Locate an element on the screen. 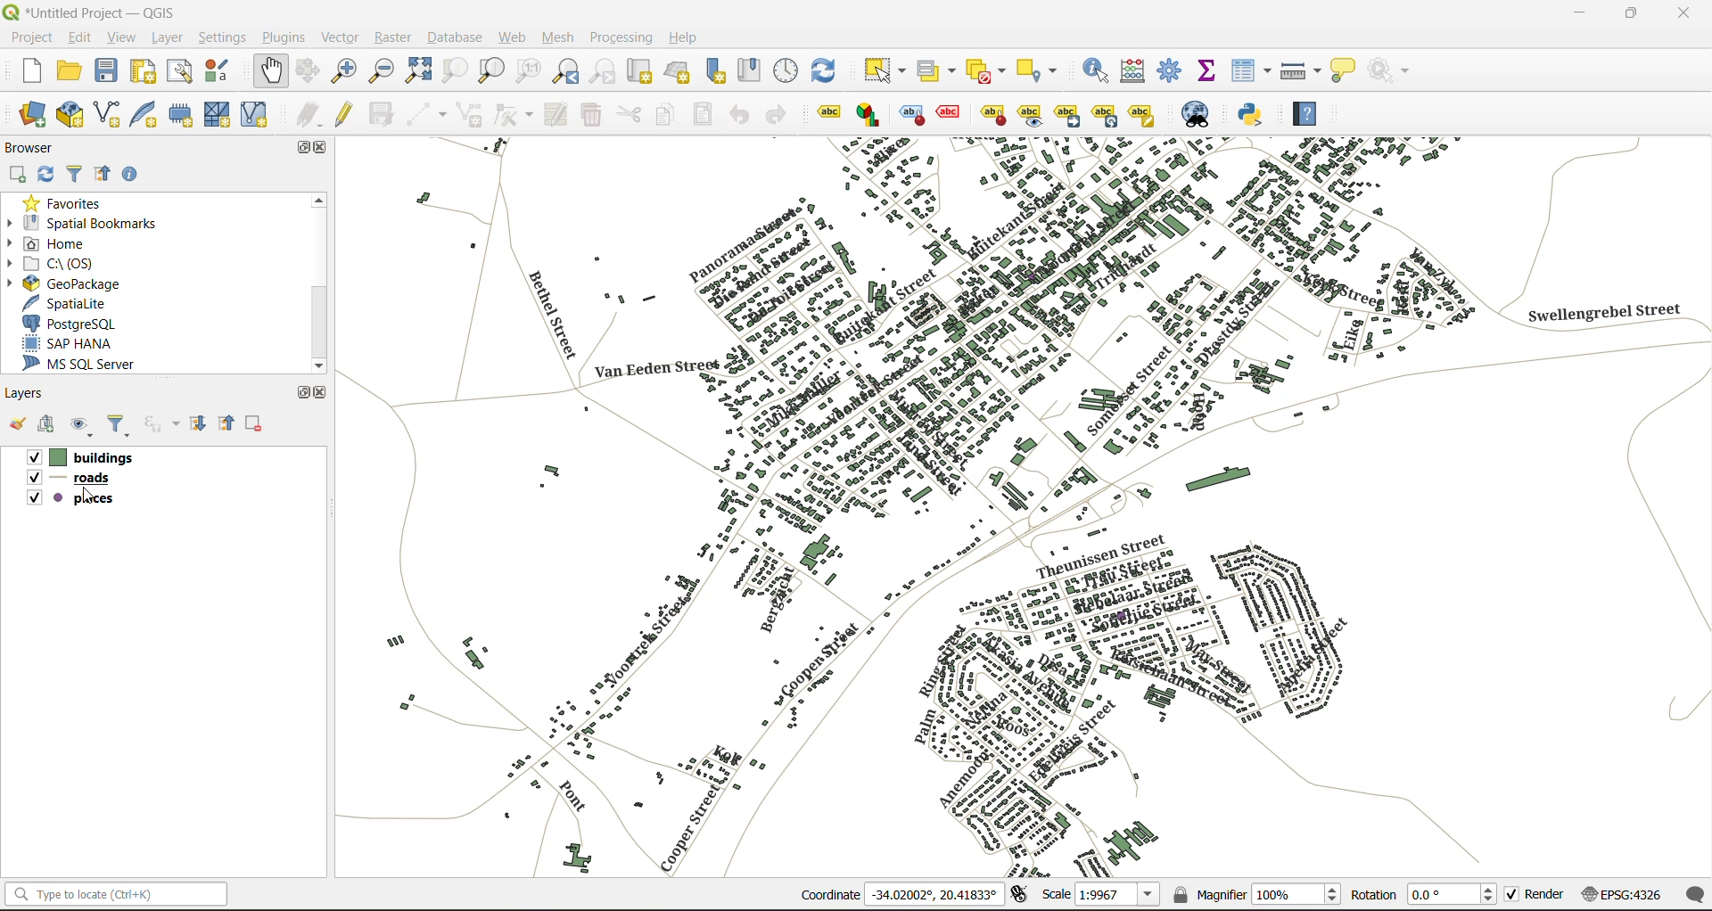 The height and width of the screenshot is (911, 1712). style manager is located at coordinates (225, 73).